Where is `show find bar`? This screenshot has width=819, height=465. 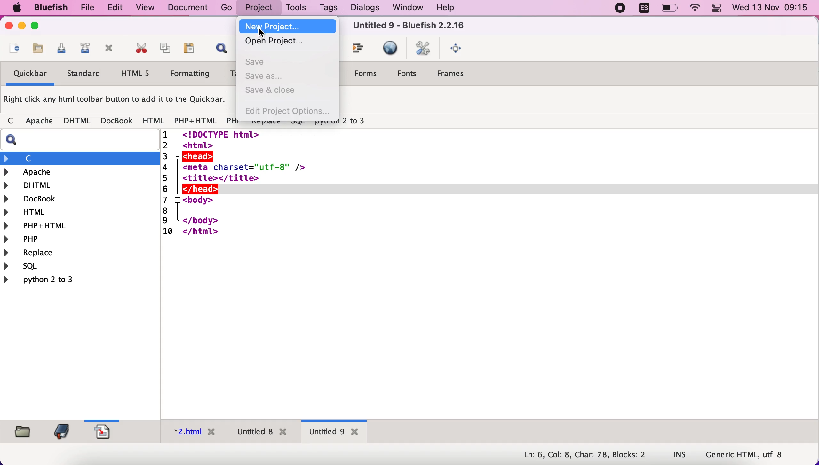
show find bar is located at coordinates (218, 50).